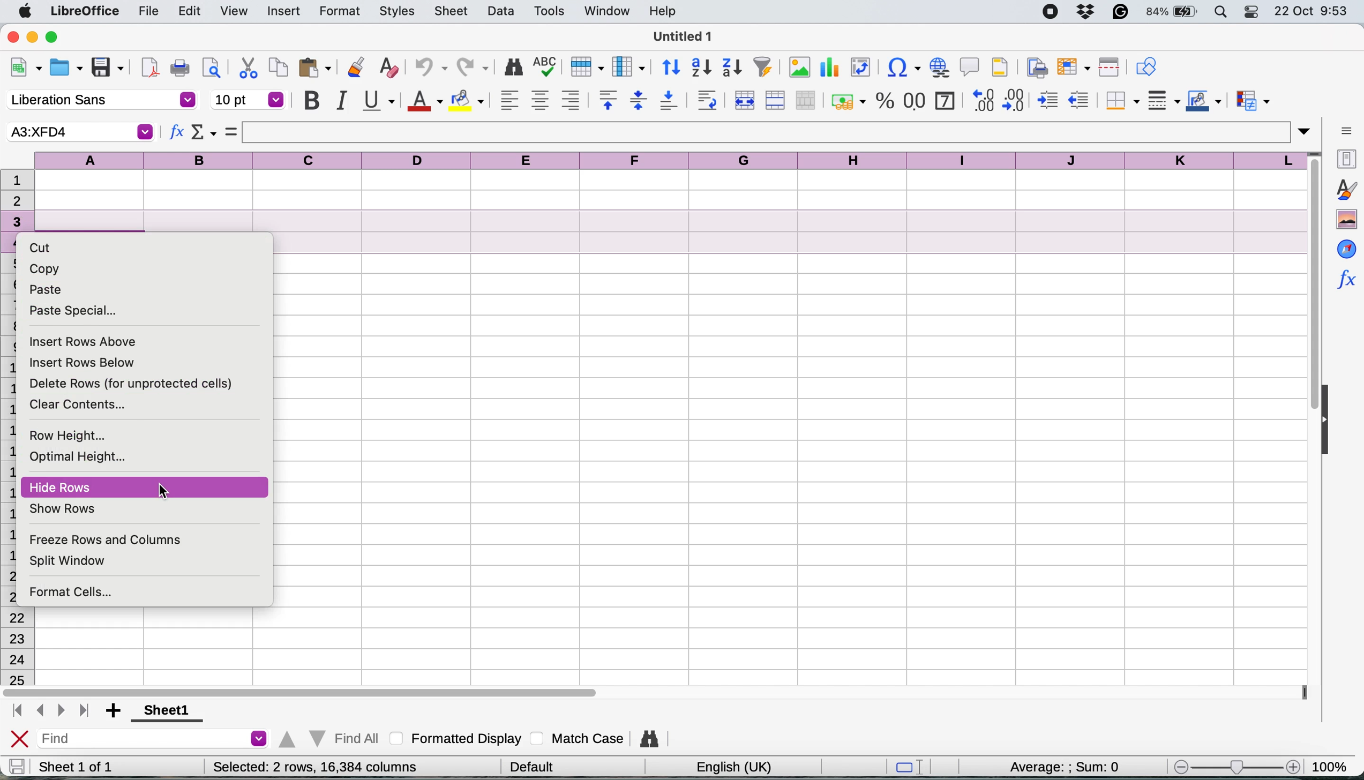 The height and width of the screenshot is (780, 1364). Describe the element at coordinates (474, 69) in the screenshot. I see `redo` at that location.